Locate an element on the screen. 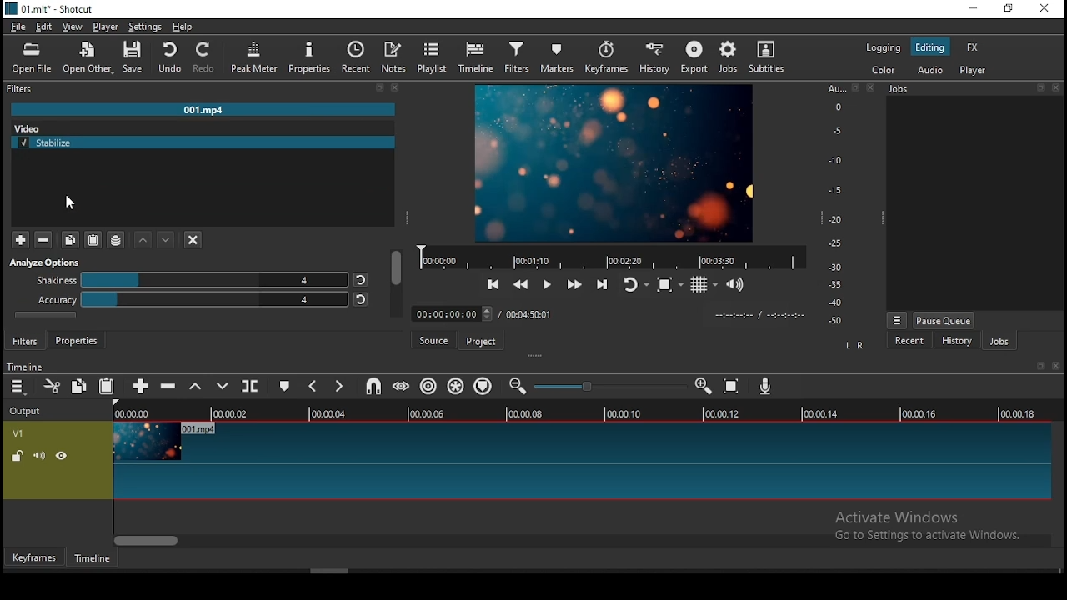 Image resolution: width=1067 pixels, height=600 pixels. video is located at coordinates (29, 127).